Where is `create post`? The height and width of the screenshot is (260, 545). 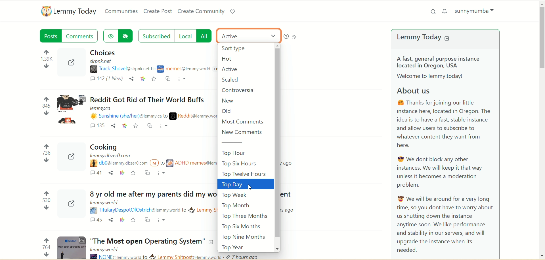 create post is located at coordinates (158, 12).